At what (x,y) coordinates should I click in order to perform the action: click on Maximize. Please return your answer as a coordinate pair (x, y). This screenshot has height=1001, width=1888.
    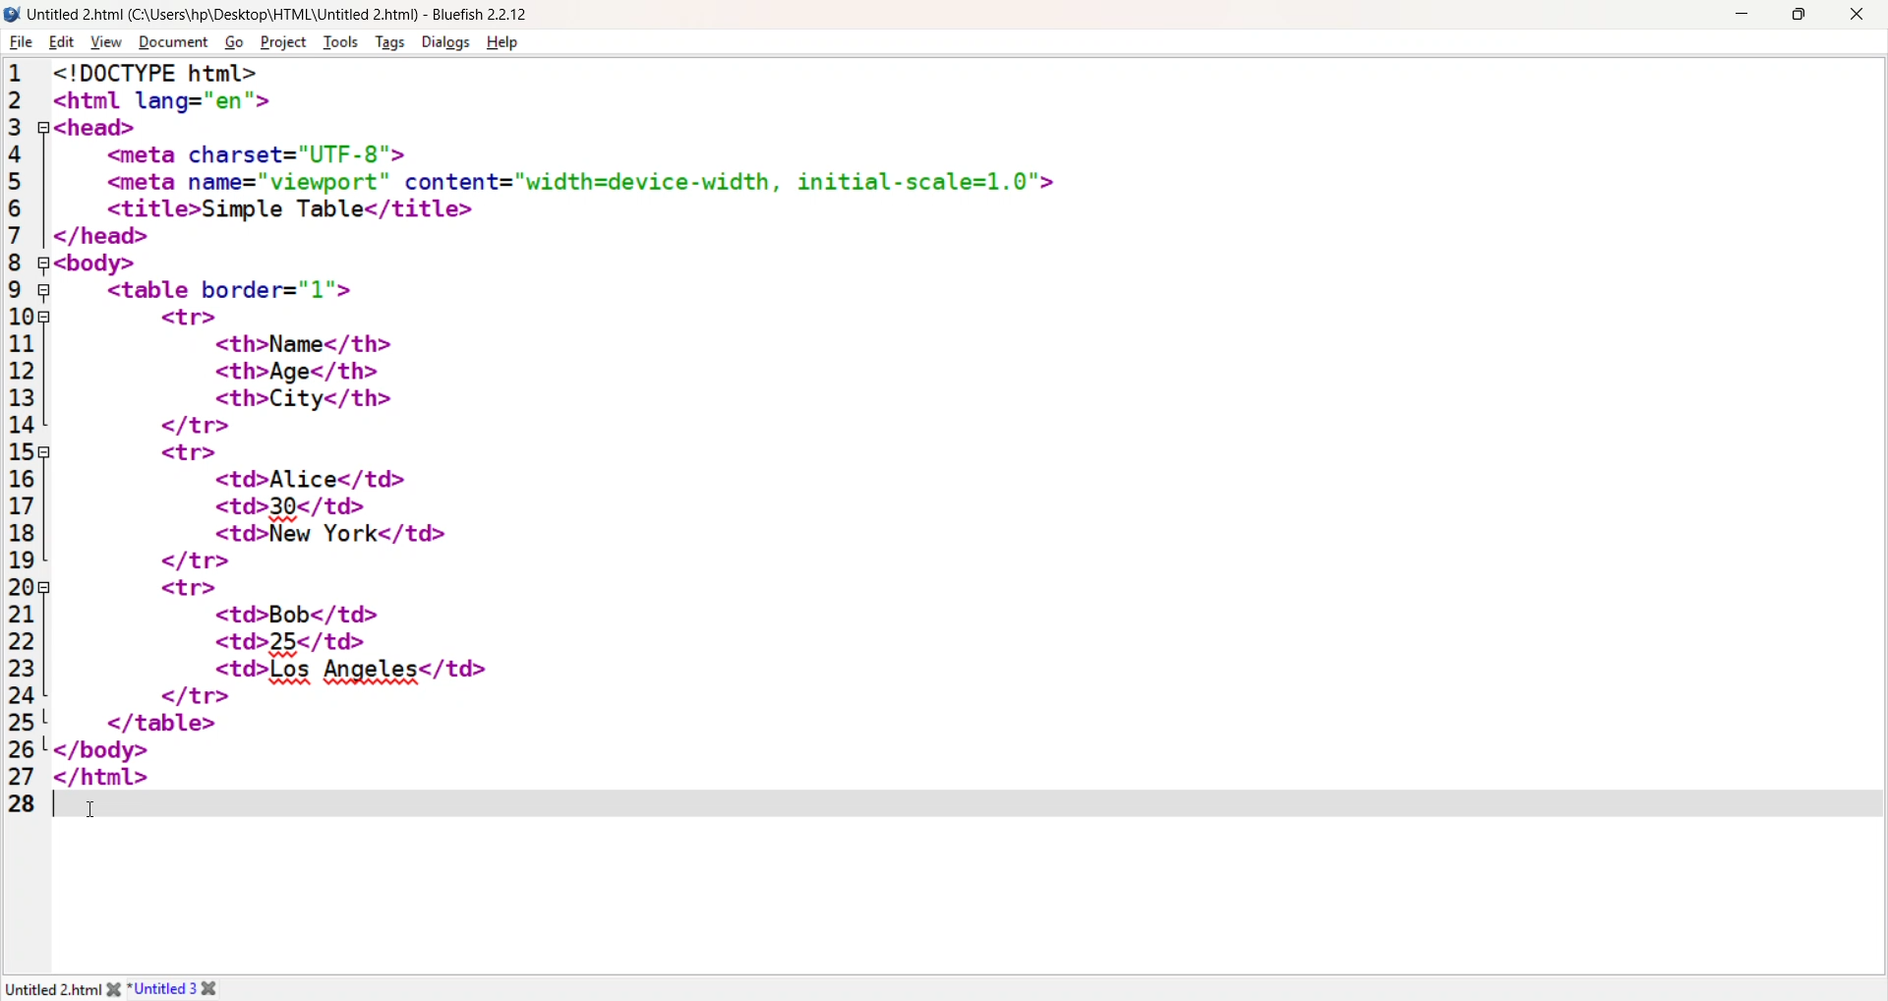
    Looking at the image, I should click on (1799, 15).